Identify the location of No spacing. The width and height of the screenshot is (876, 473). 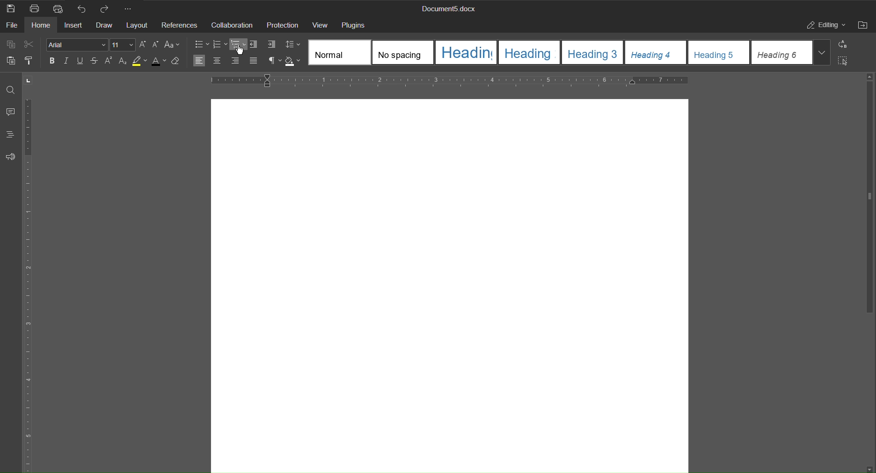
(403, 53).